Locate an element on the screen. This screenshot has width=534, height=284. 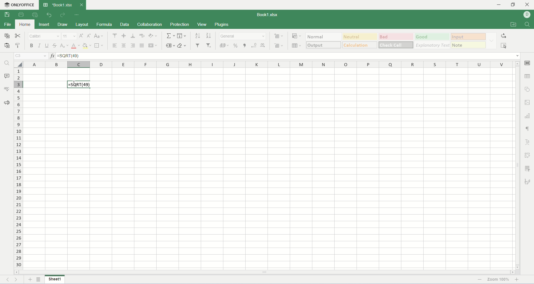
onlyoffice is located at coordinates (19, 4).